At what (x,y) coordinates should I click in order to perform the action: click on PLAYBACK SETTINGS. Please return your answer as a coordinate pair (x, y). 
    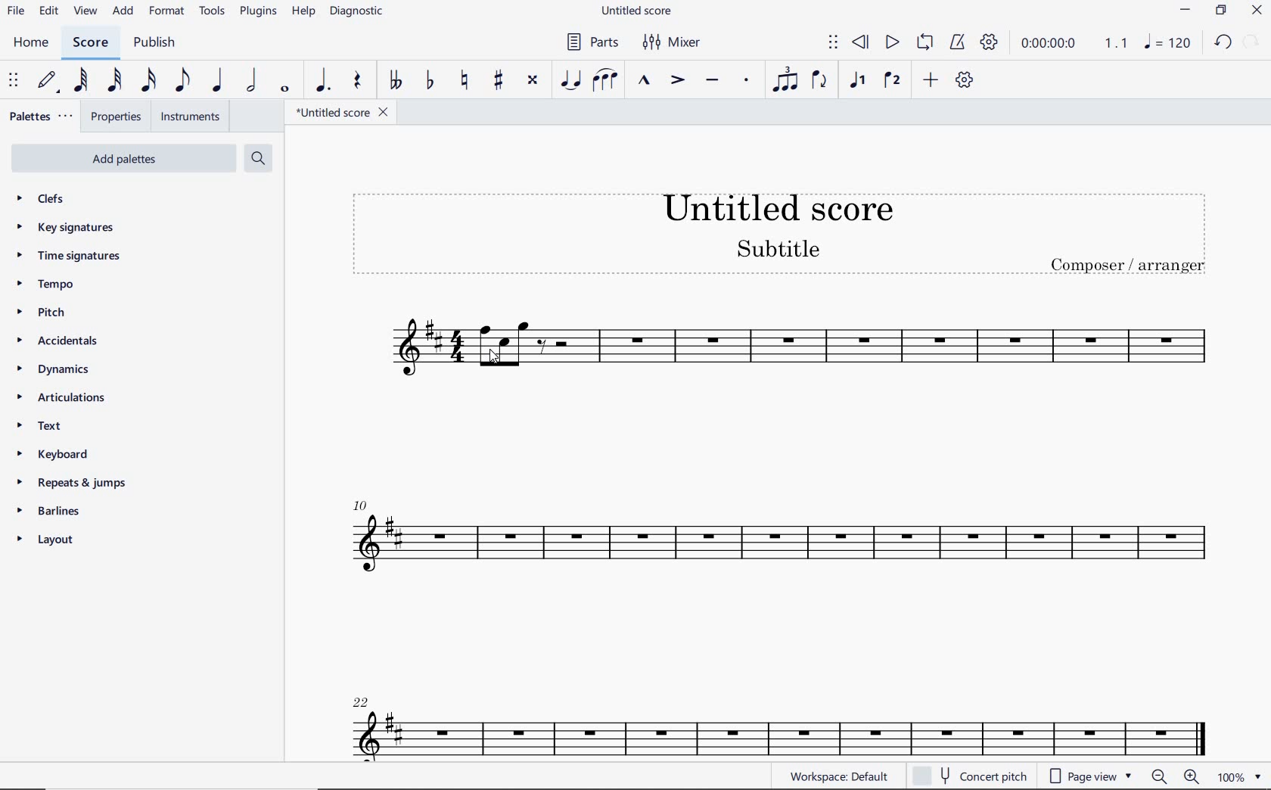
    Looking at the image, I should click on (990, 42).